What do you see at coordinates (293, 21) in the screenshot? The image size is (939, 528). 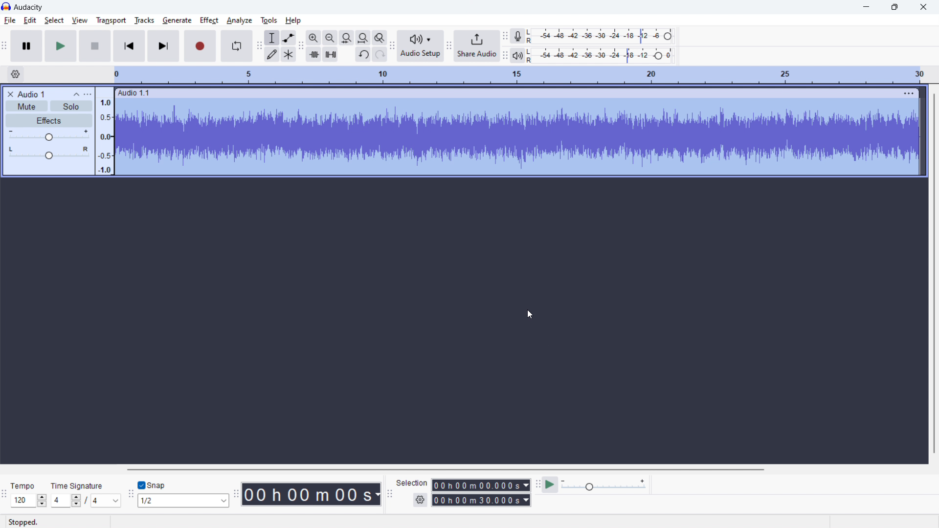 I see `help` at bounding box center [293, 21].